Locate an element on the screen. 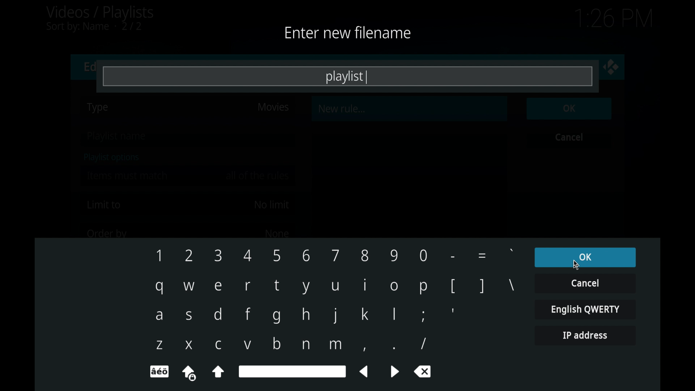  order by is located at coordinates (107, 234).